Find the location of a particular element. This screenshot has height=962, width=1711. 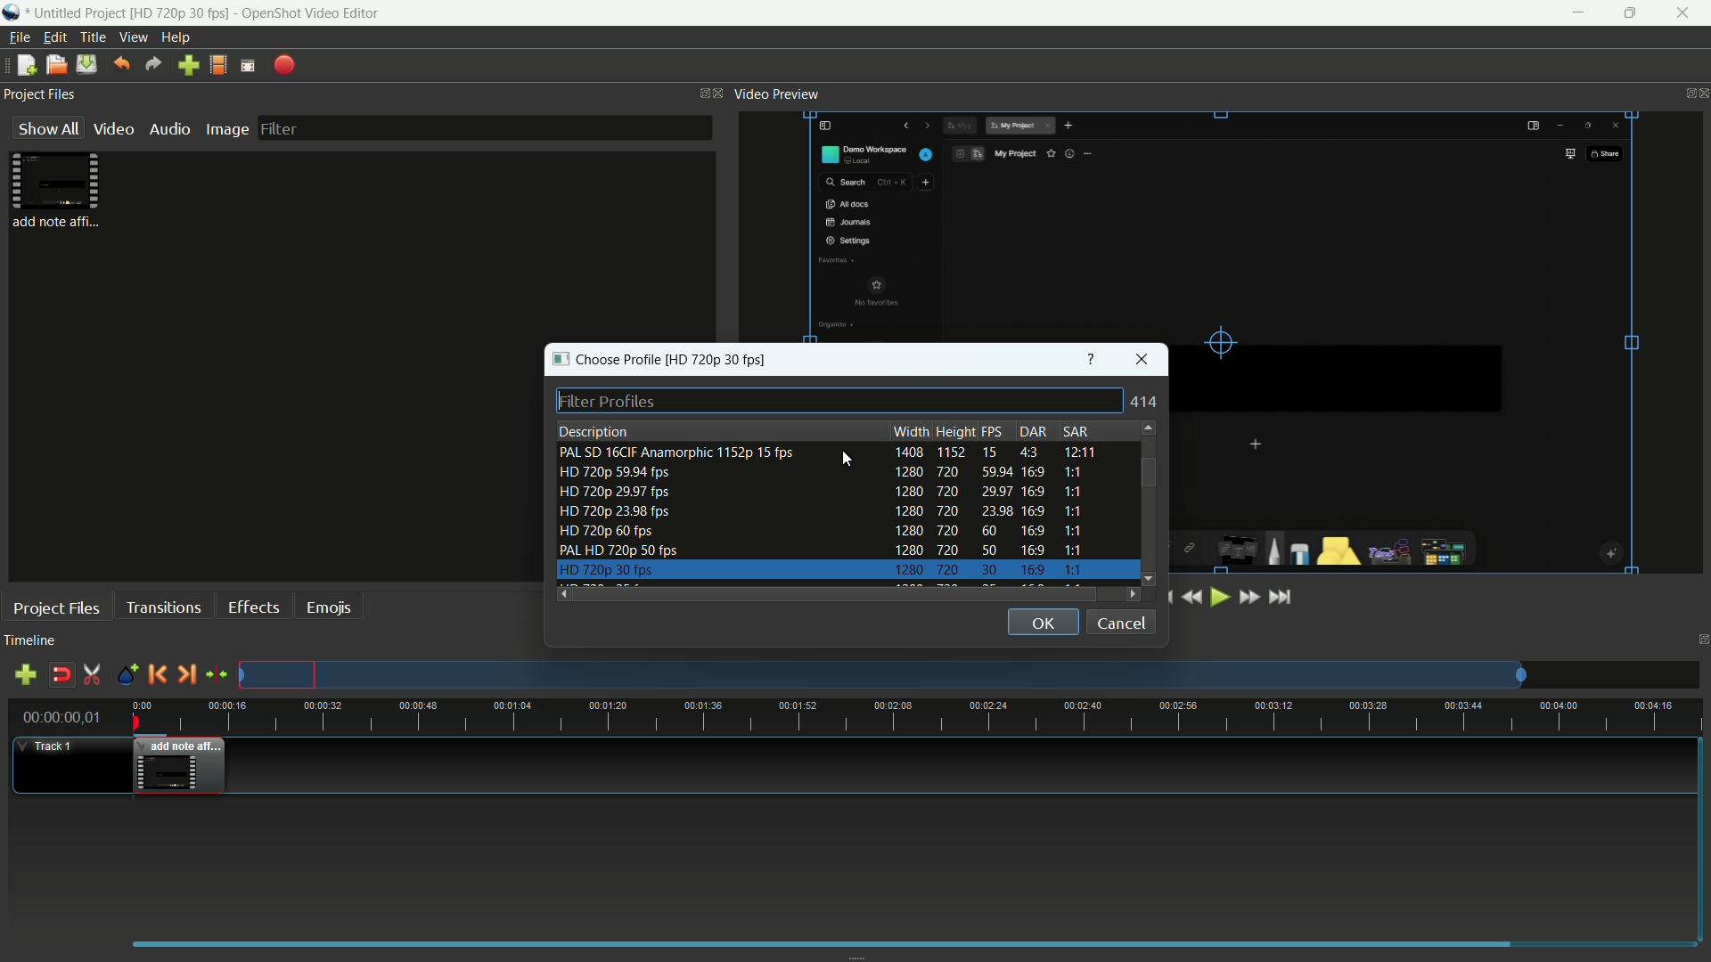

jump to end is located at coordinates (1281, 599).